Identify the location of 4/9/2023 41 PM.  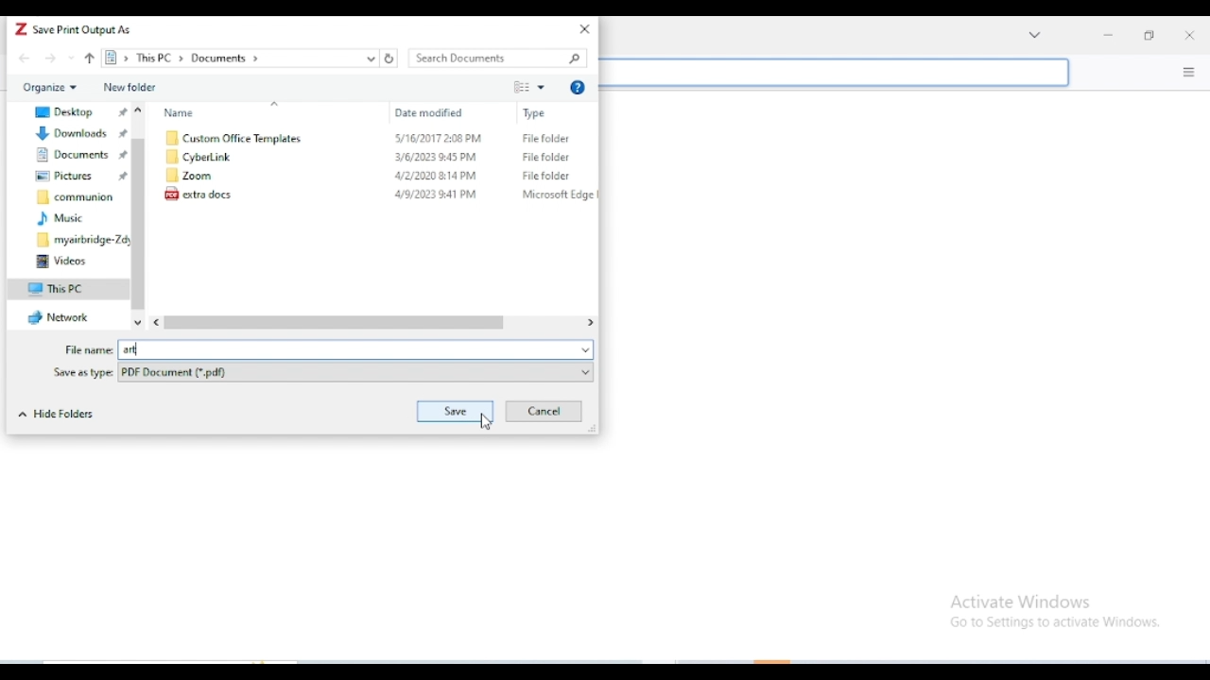
(436, 195).